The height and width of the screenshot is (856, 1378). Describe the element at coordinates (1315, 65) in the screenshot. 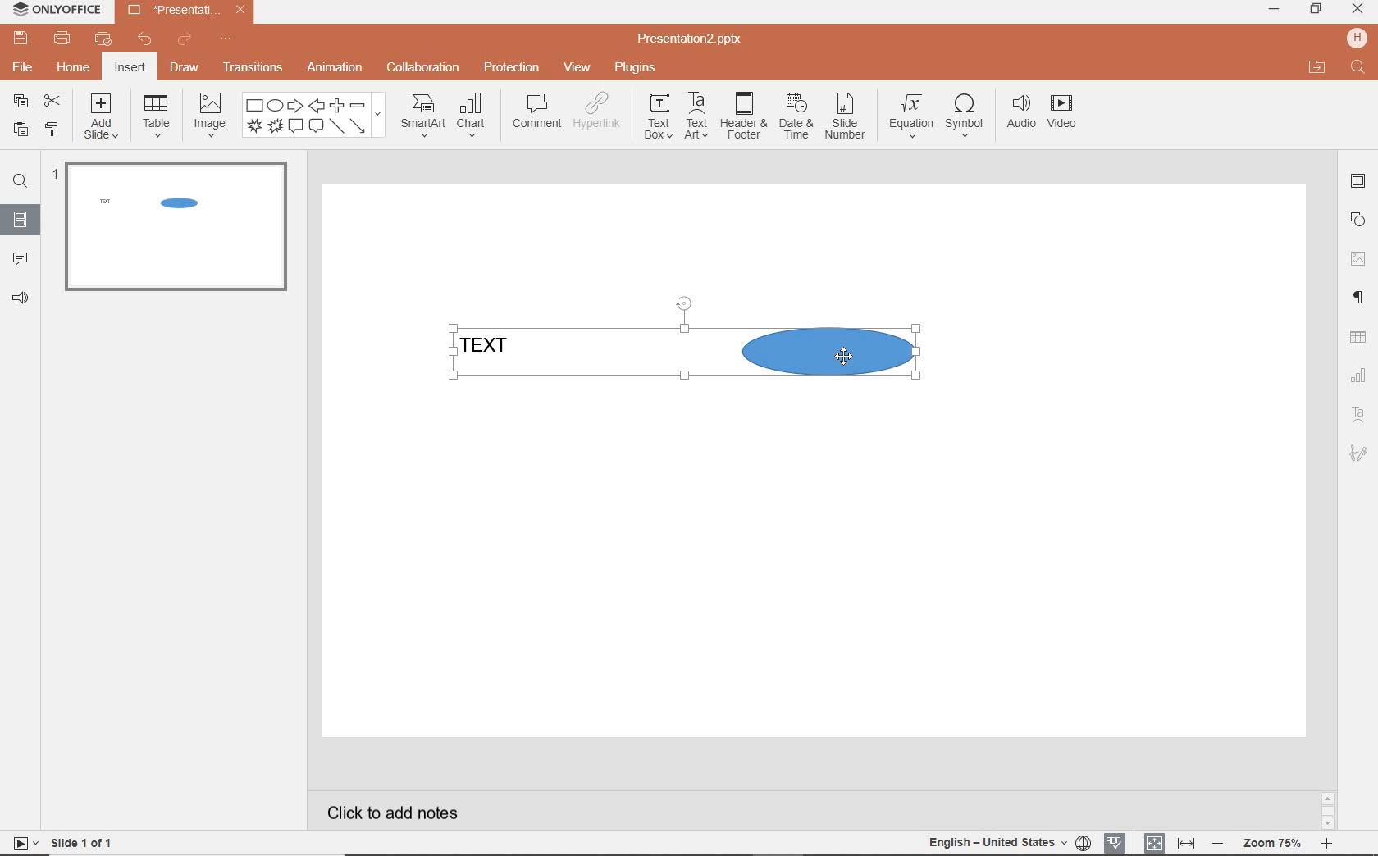

I see `OPEN FILE LOCATION` at that location.